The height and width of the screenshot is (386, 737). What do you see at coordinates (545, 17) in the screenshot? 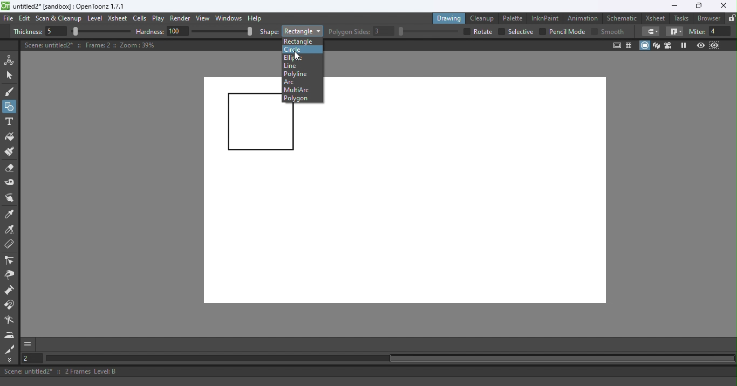
I see `InknPaint` at bounding box center [545, 17].